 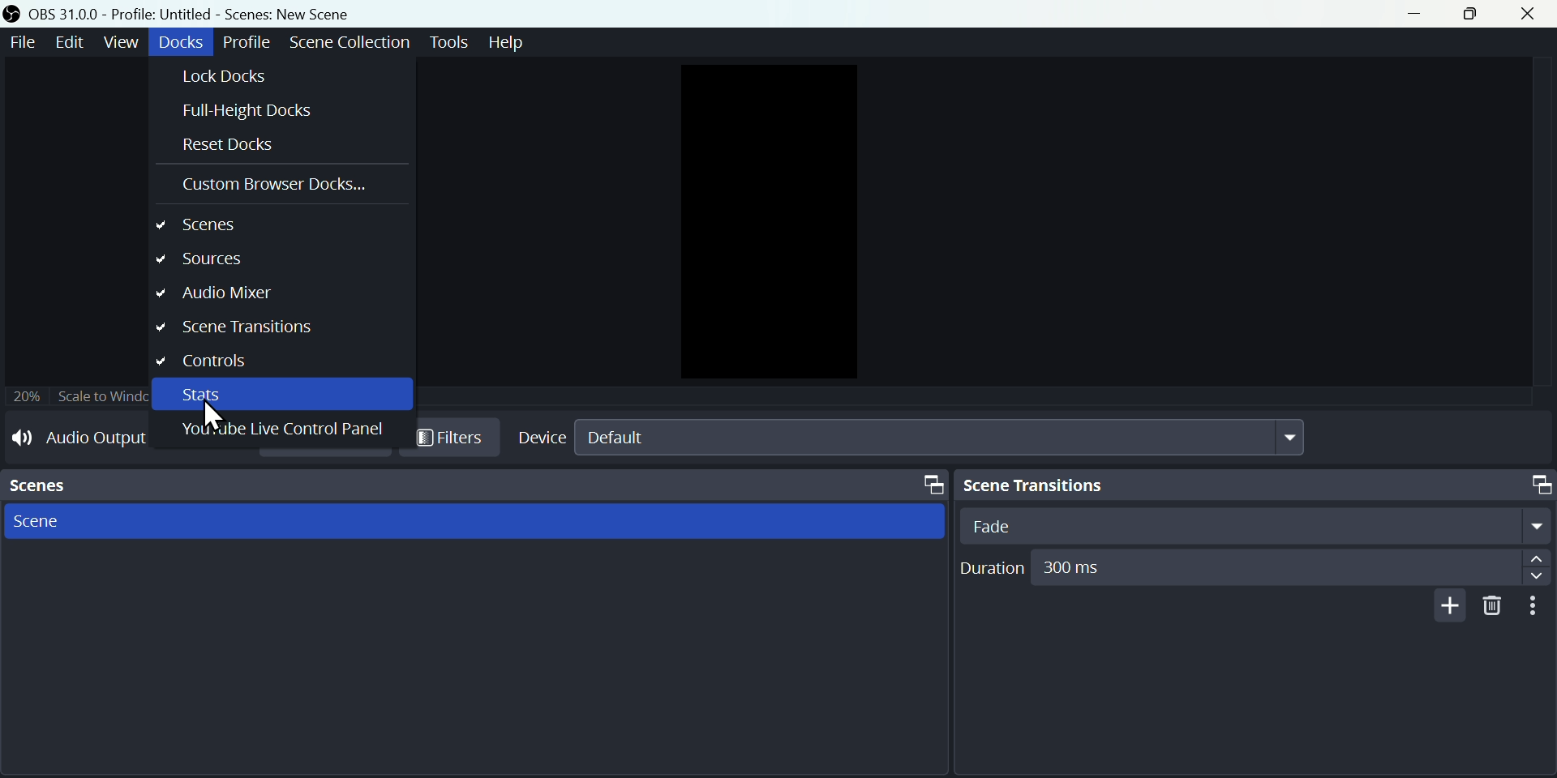 I want to click on YouTube Live Control Panel, so click(x=272, y=430).